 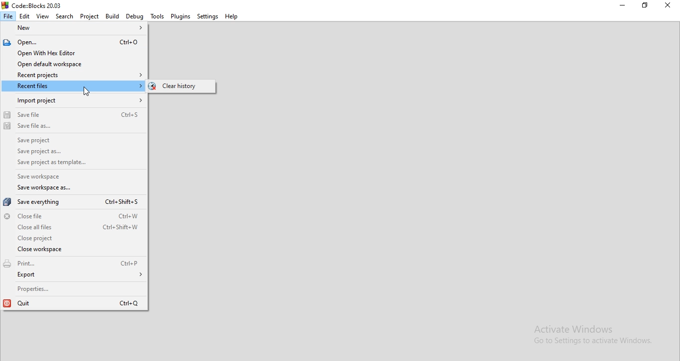 What do you see at coordinates (73, 251) in the screenshot?
I see `Close workspace` at bounding box center [73, 251].